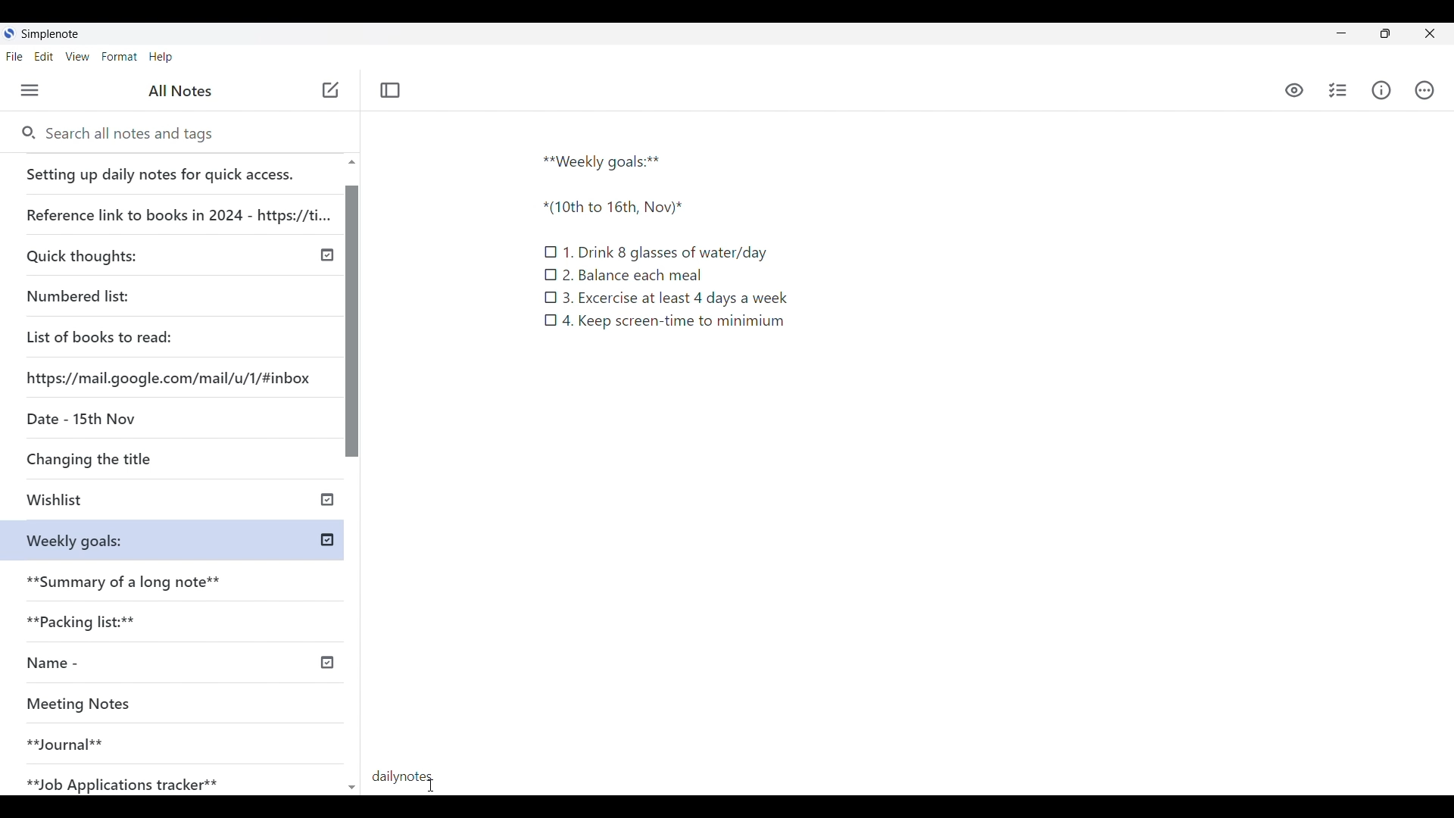  What do you see at coordinates (74, 539) in the screenshot?
I see `Weekly goals` at bounding box center [74, 539].